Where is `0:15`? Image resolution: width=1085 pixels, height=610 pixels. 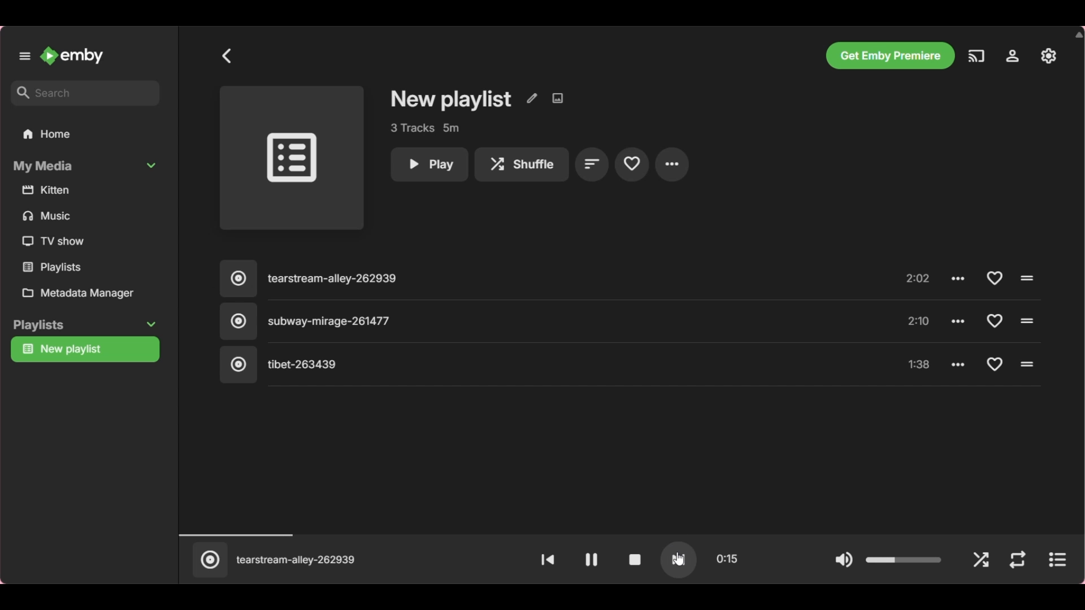
0:15 is located at coordinates (727, 557).